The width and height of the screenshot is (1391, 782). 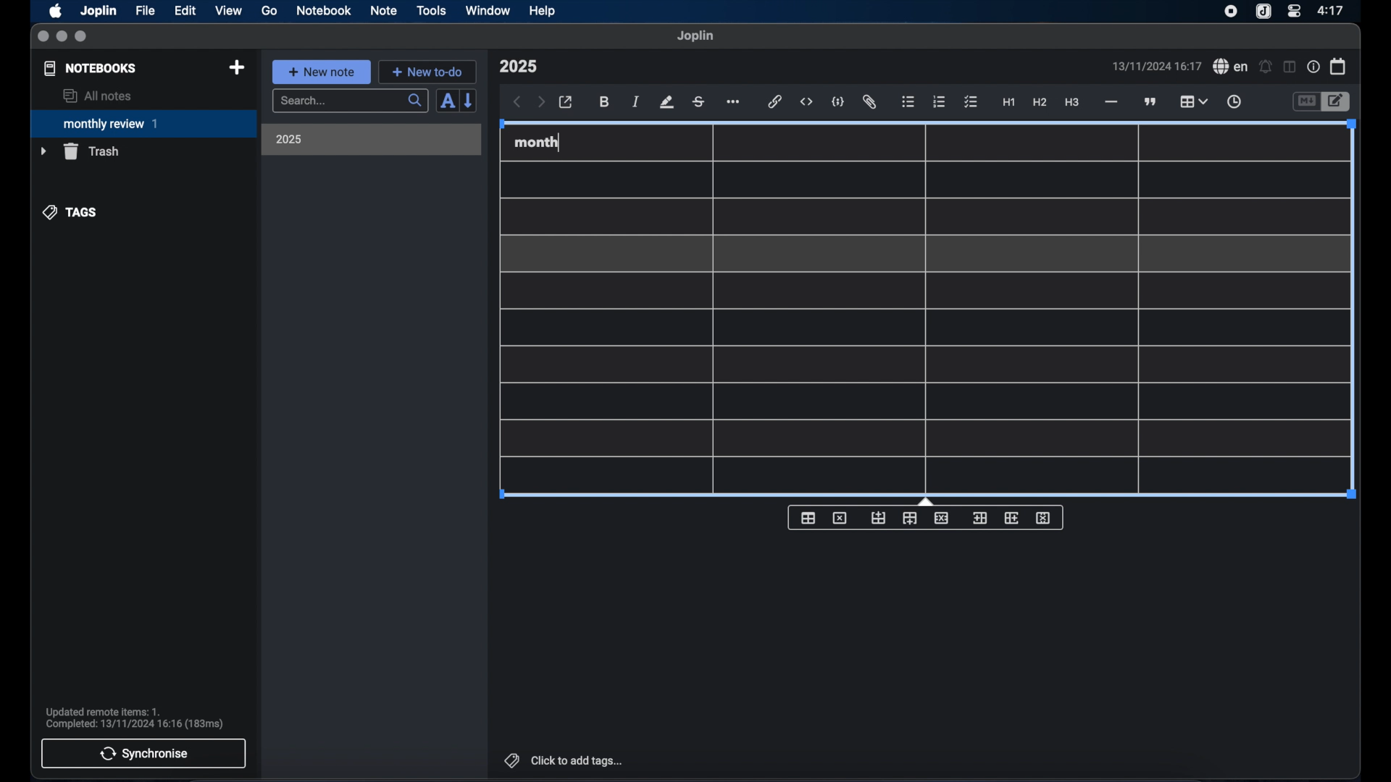 What do you see at coordinates (1009, 103) in the screenshot?
I see `heading 1` at bounding box center [1009, 103].